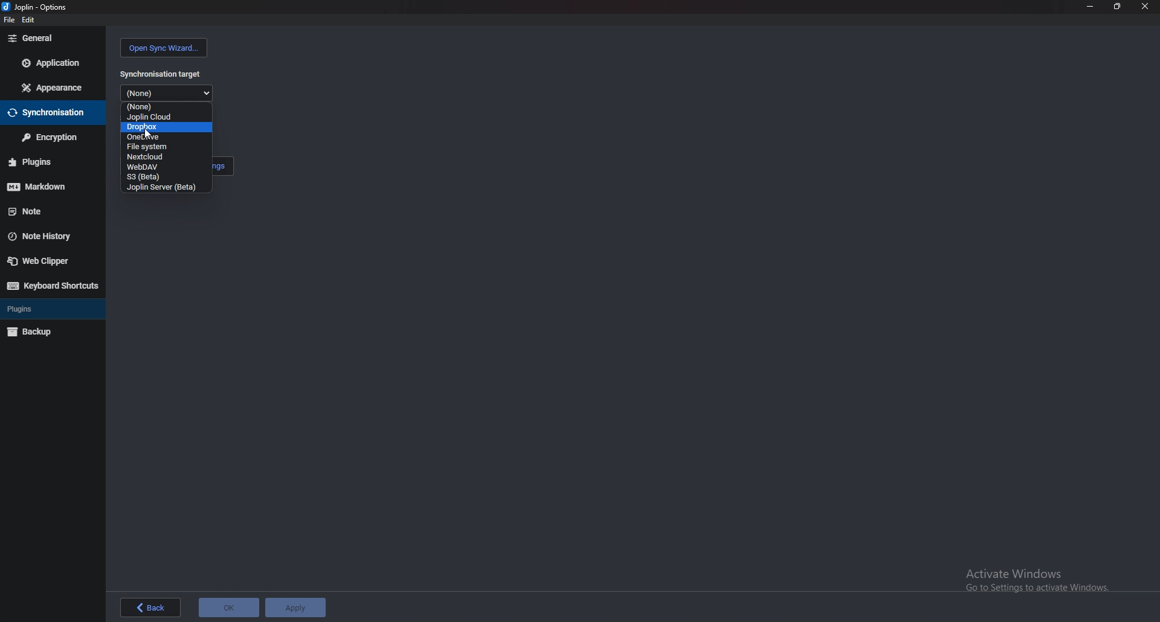 This screenshot has width=1160, height=622. I want to click on apply, so click(295, 608).